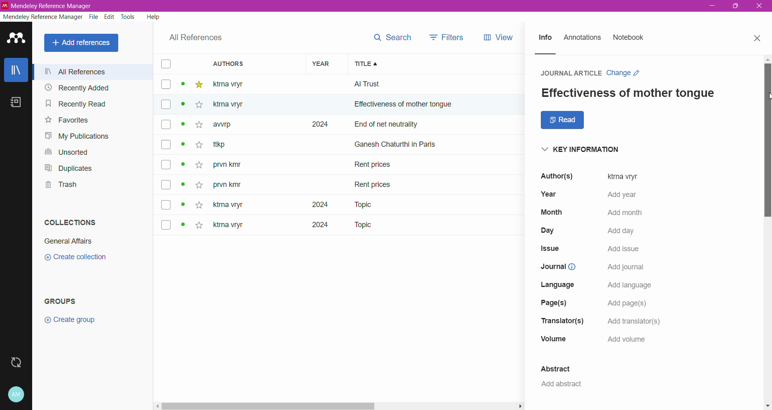 This screenshot has height=410, width=772. What do you see at coordinates (624, 267) in the screenshot?
I see `Click to add journal` at bounding box center [624, 267].